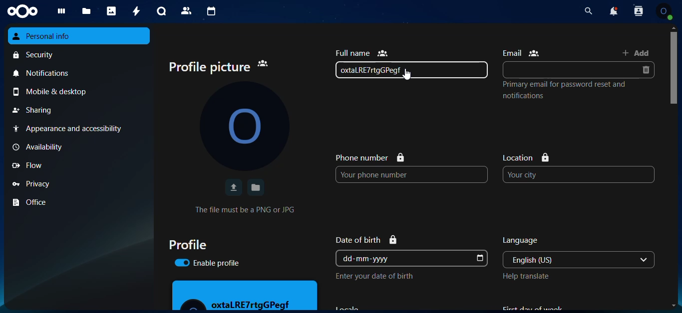 The height and width of the screenshot is (313, 682). I want to click on delete, so click(645, 70).